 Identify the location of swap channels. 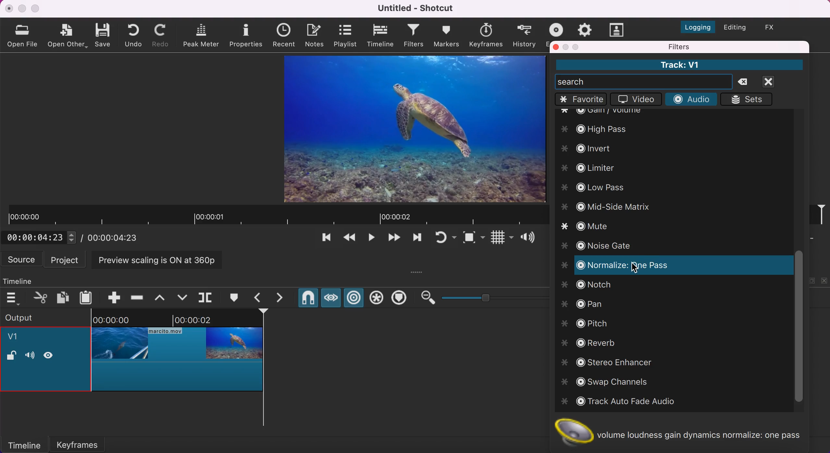
(613, 382).